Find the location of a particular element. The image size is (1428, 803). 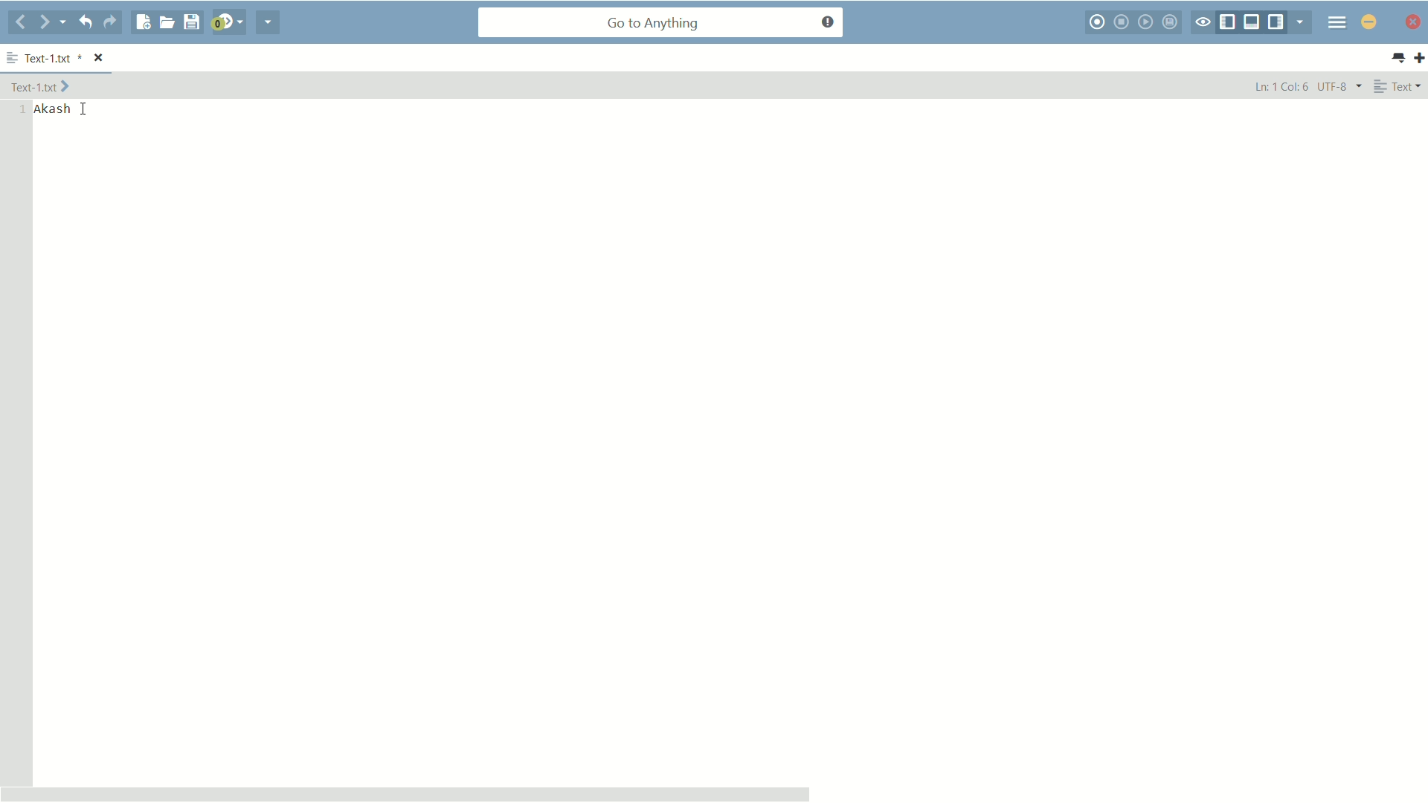

hide/show left panel is located at coordinates (1228, 23).